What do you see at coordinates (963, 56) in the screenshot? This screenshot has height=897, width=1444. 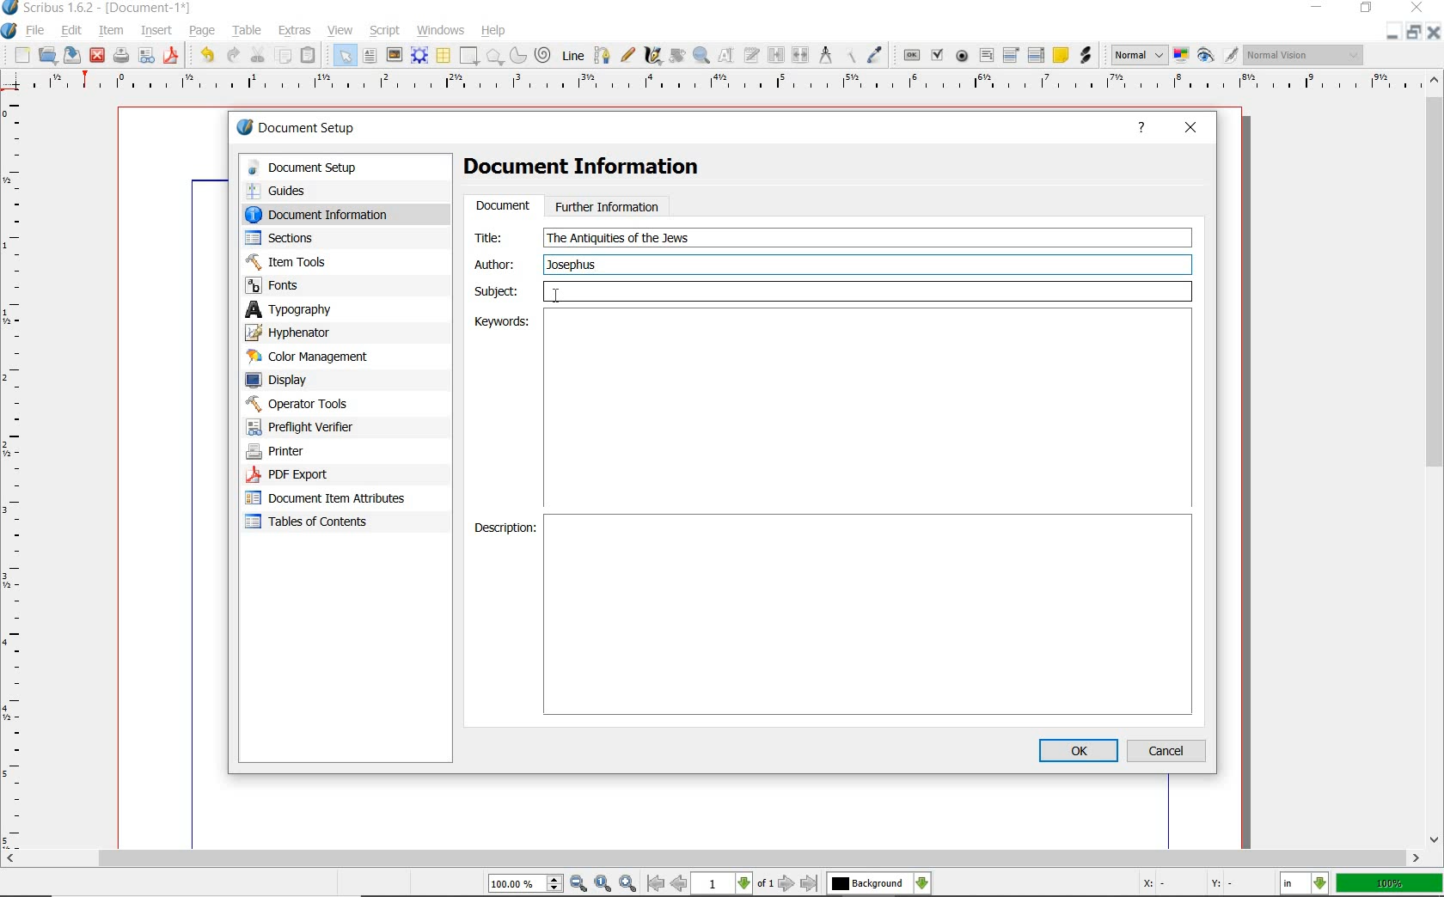 I see `pdf radio button` at bounding box center [963, 56].